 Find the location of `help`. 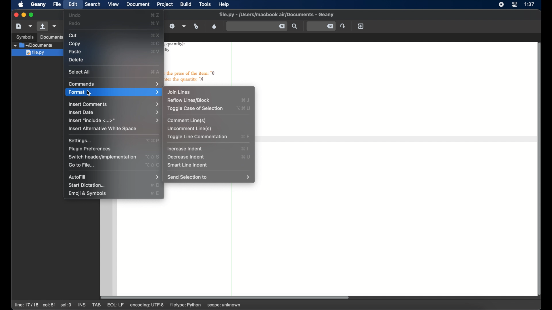

help is located at coordinates (224, 4).